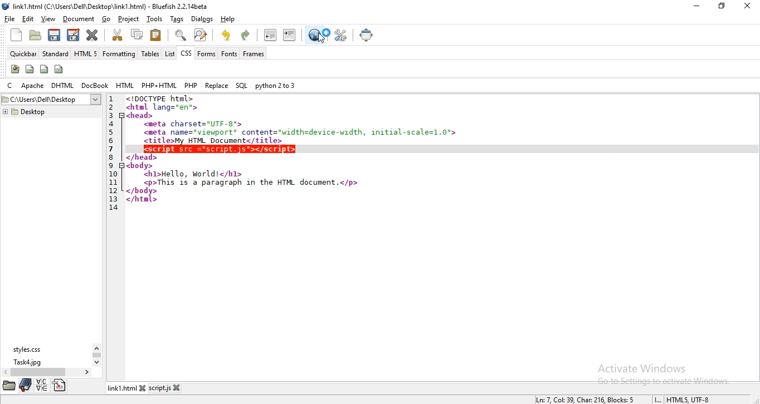 The width and height of the screenshot is (760, 404). Describe the element at coordinates (289, 35) in the screenshot. I see `indent ` at that location.